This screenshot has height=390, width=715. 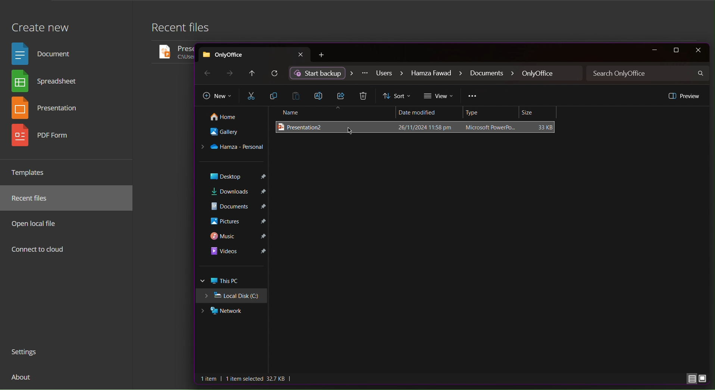 I want to click on Create New, so click(x=40, y=23).